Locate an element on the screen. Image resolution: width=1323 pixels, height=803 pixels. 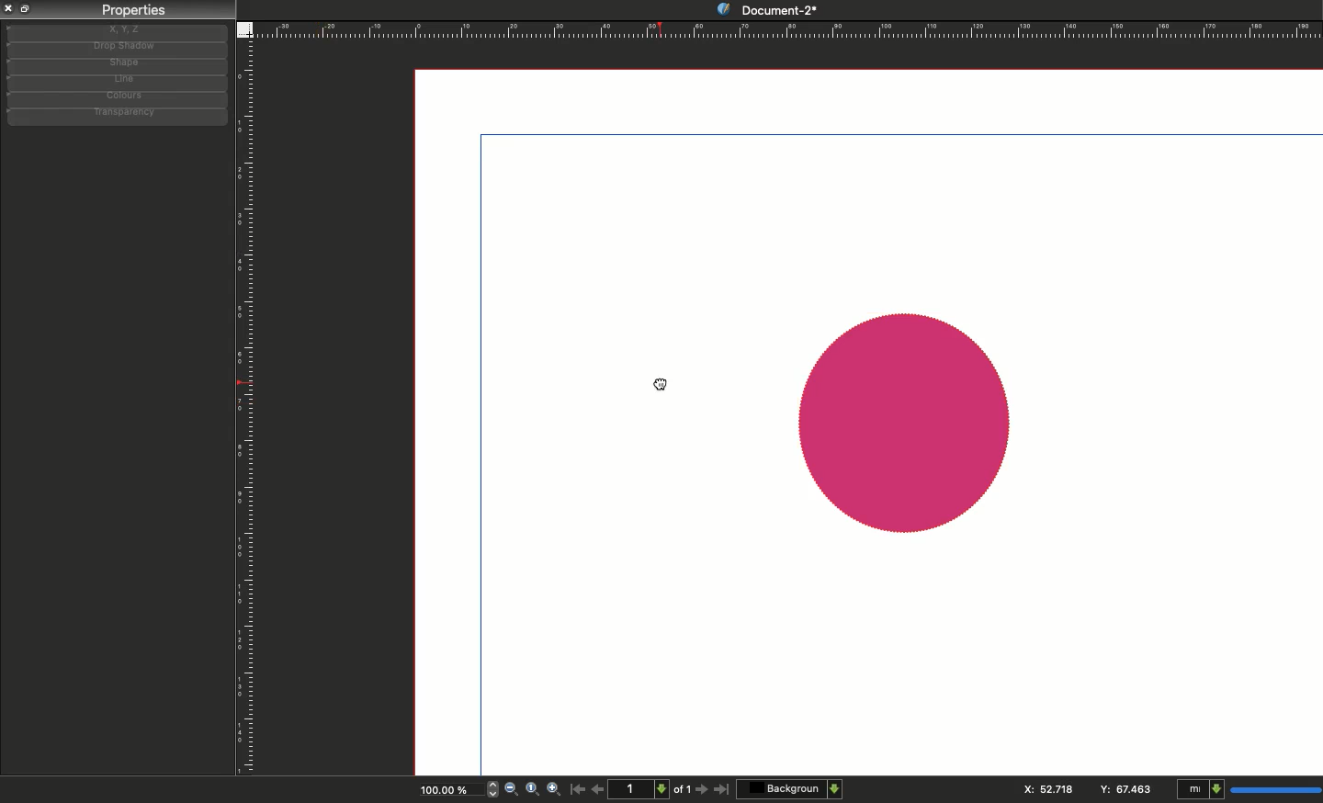
1 is located at coordinates (641, 788).